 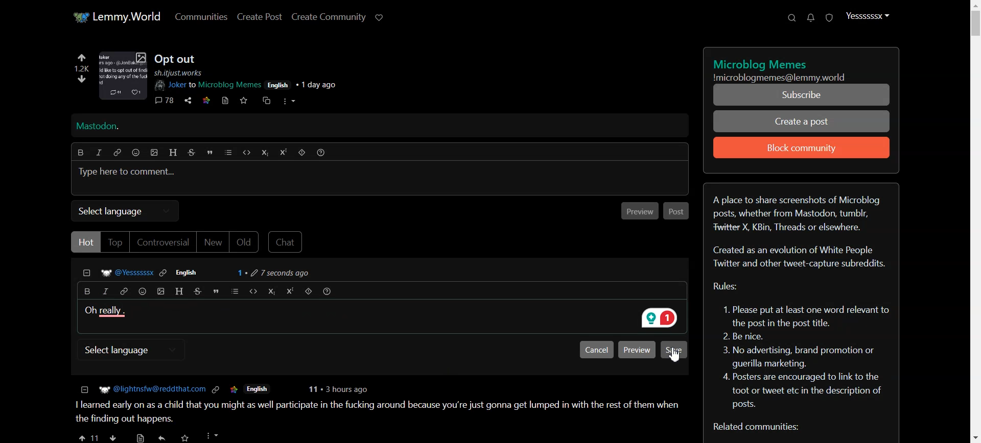 What do you see at coordinates (159, 291) in the screenshot?
I see `insert picture` at bounding box center [159, 291].